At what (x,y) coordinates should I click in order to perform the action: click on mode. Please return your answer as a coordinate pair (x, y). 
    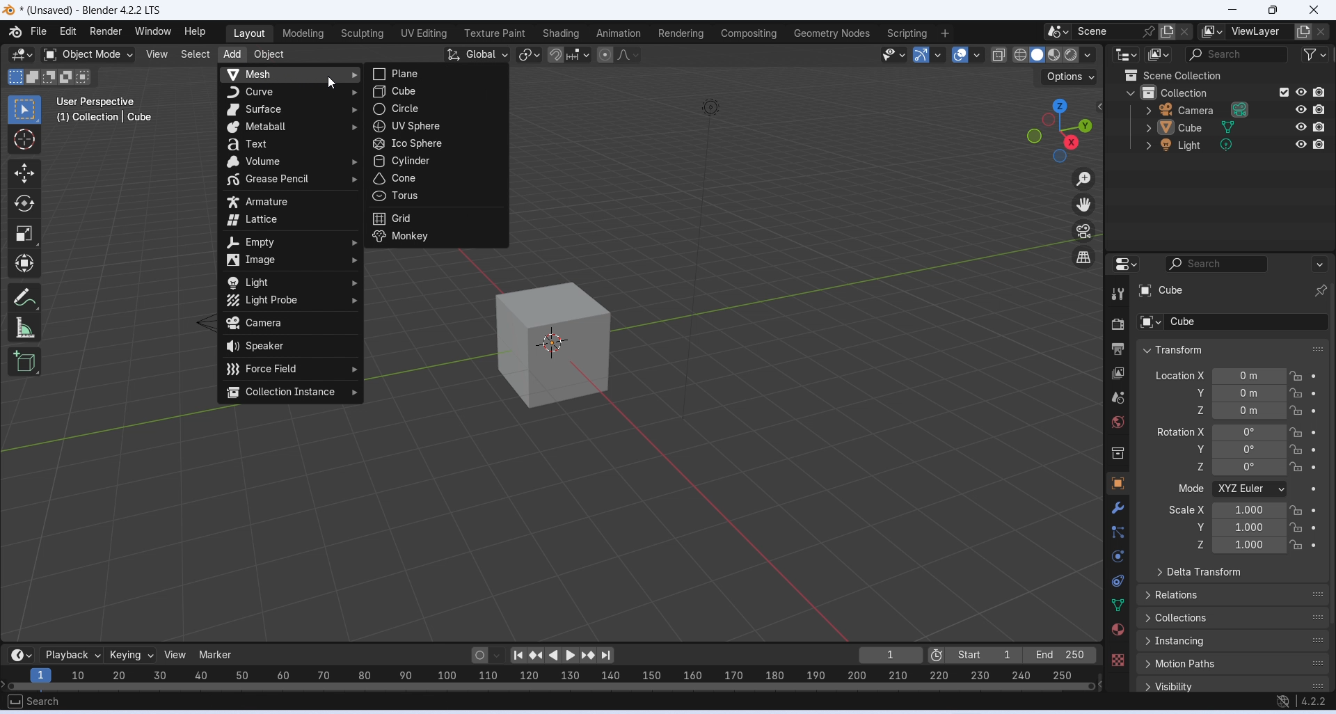
    Looking at the image, I should click on (1189, 489).